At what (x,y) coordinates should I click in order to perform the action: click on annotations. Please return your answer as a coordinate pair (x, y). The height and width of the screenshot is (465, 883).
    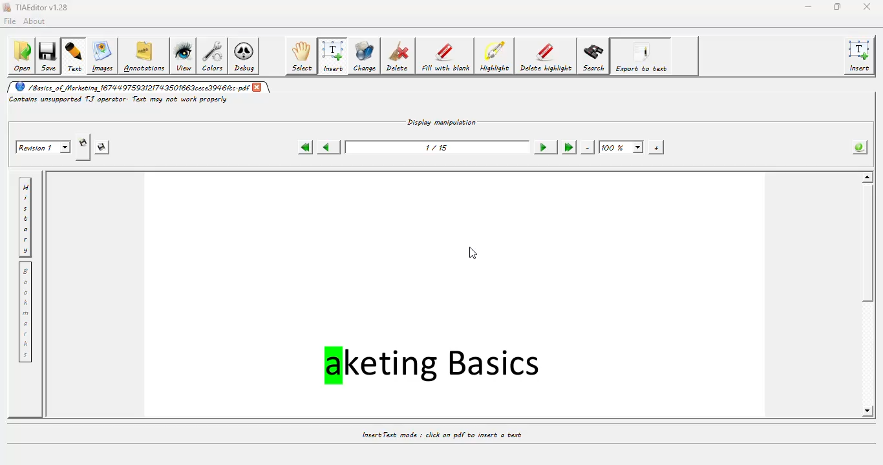
    Looking at the image, I should click on (145, 56).